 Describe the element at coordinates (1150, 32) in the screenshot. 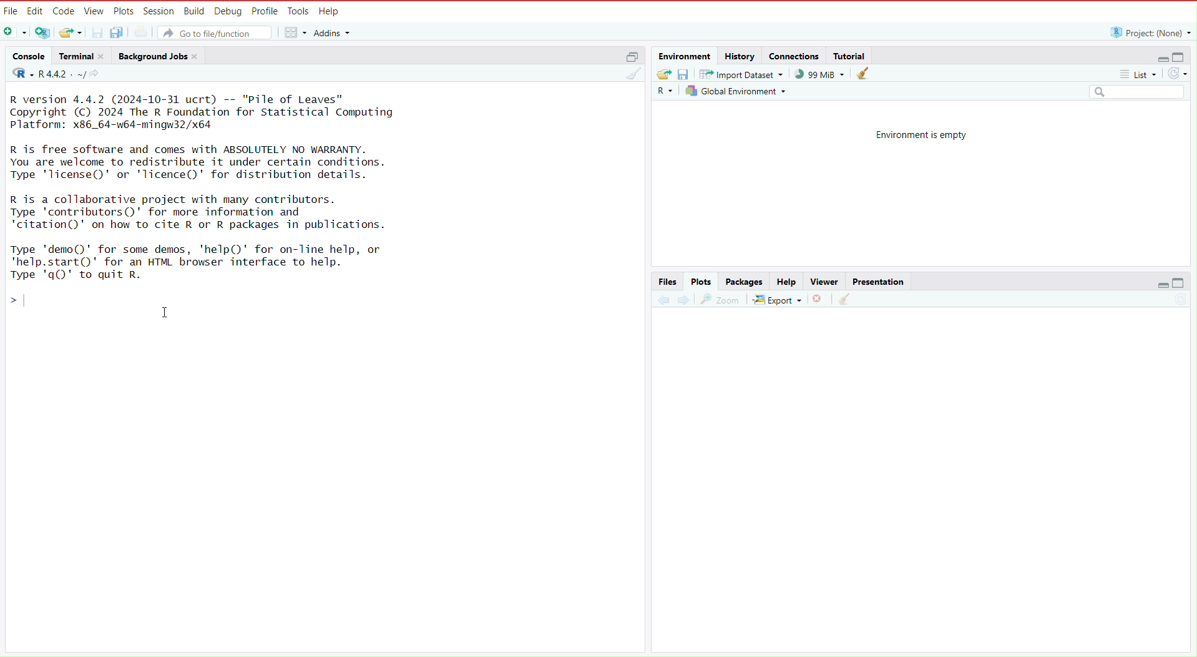

I see `project: (None)` at that location.